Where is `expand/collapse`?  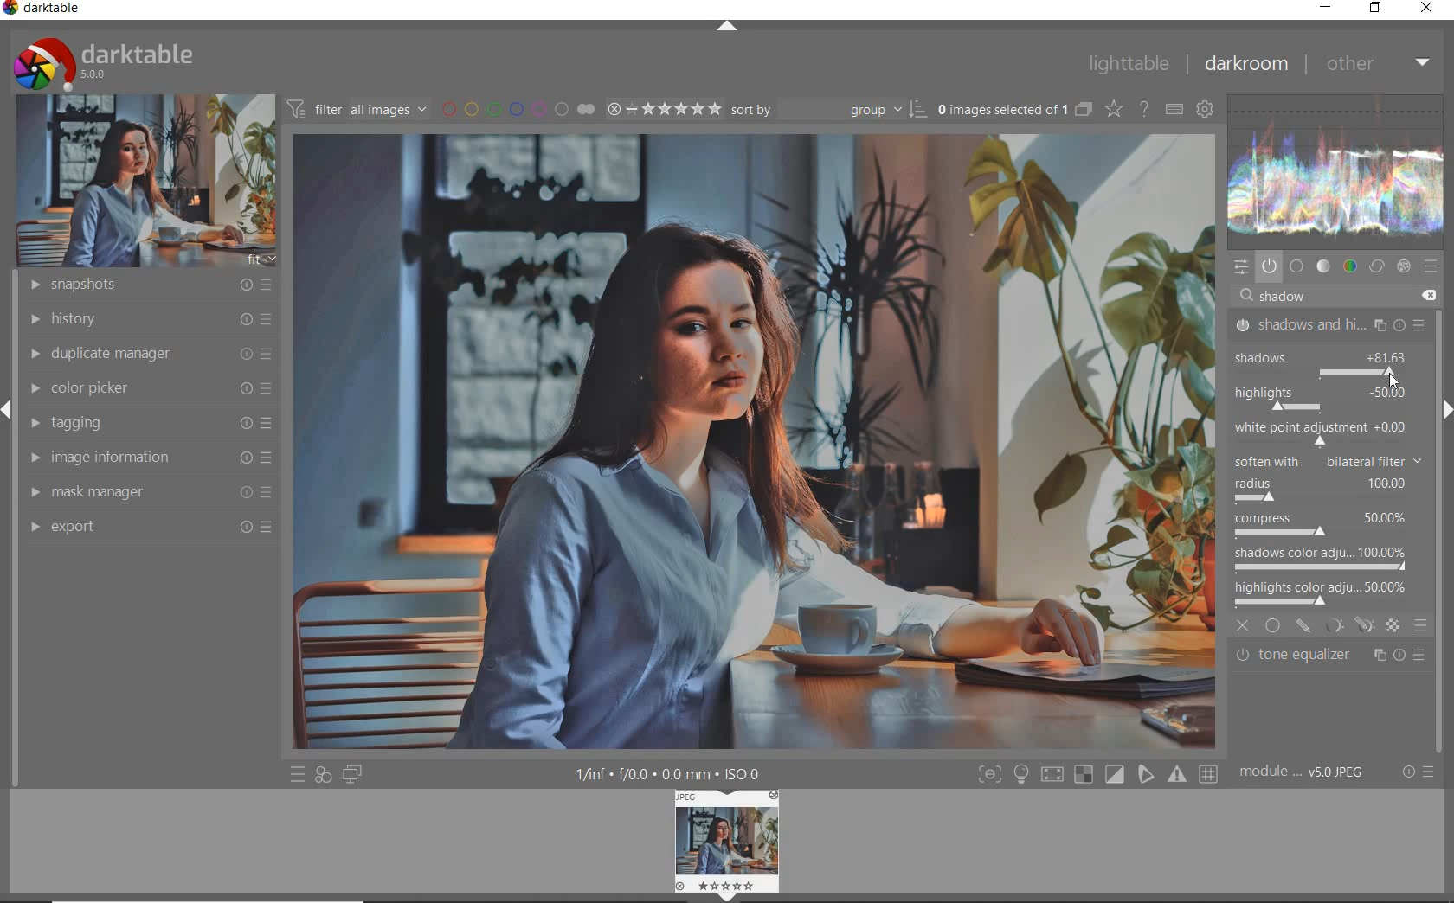 expand/collapse is located at coordinates (726, 28).